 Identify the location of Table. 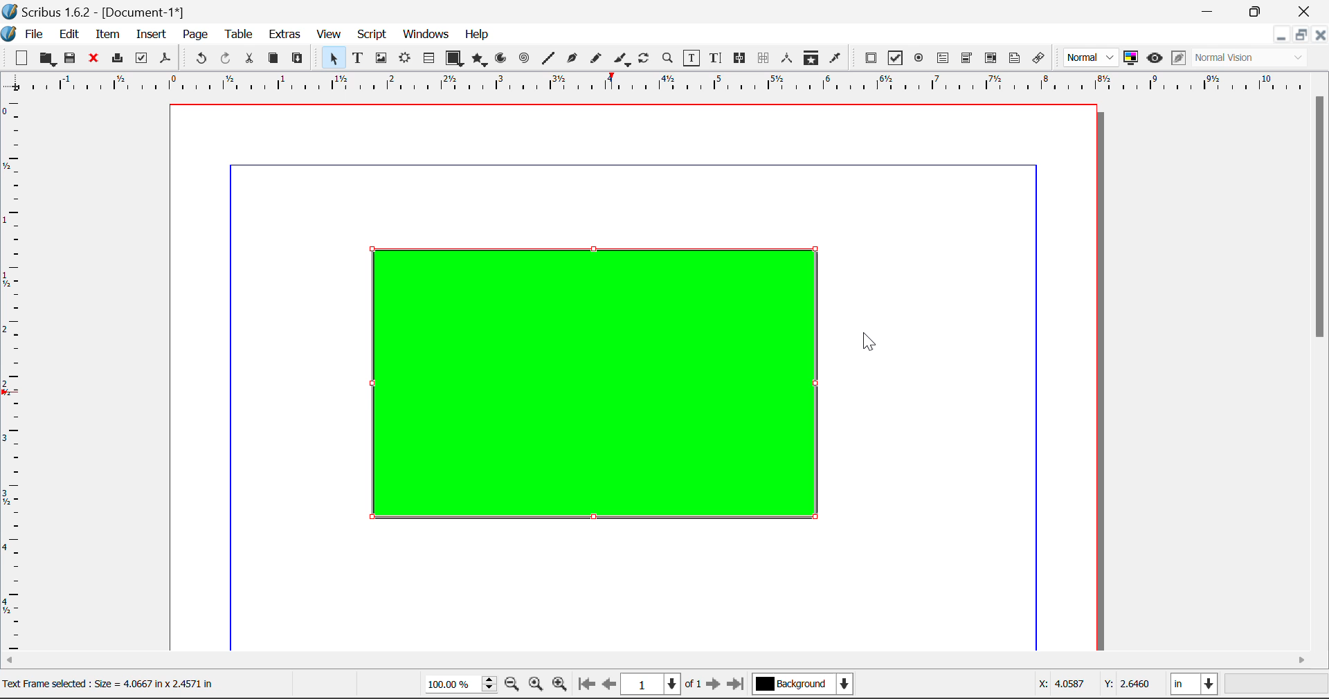
(238, 33).